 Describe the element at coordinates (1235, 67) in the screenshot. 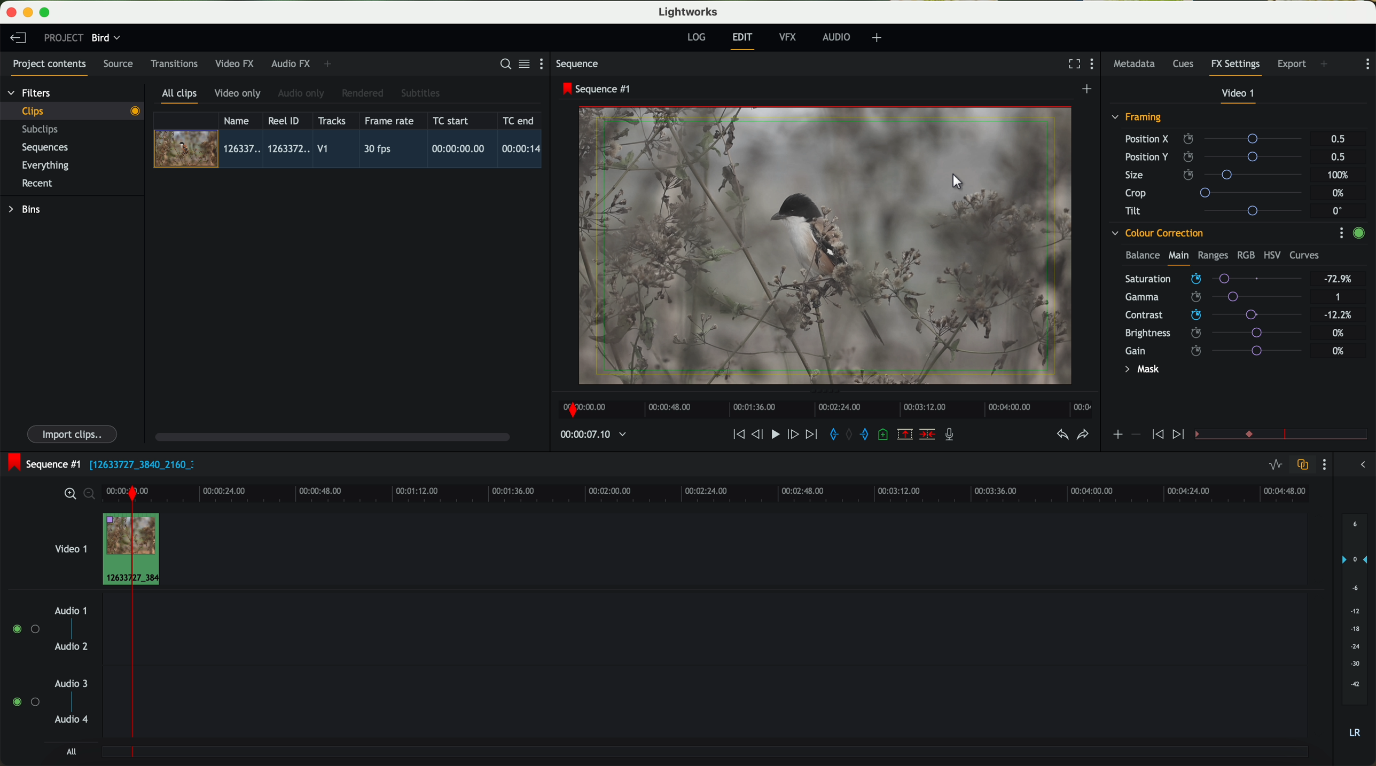

I see `fx settings` at that location.